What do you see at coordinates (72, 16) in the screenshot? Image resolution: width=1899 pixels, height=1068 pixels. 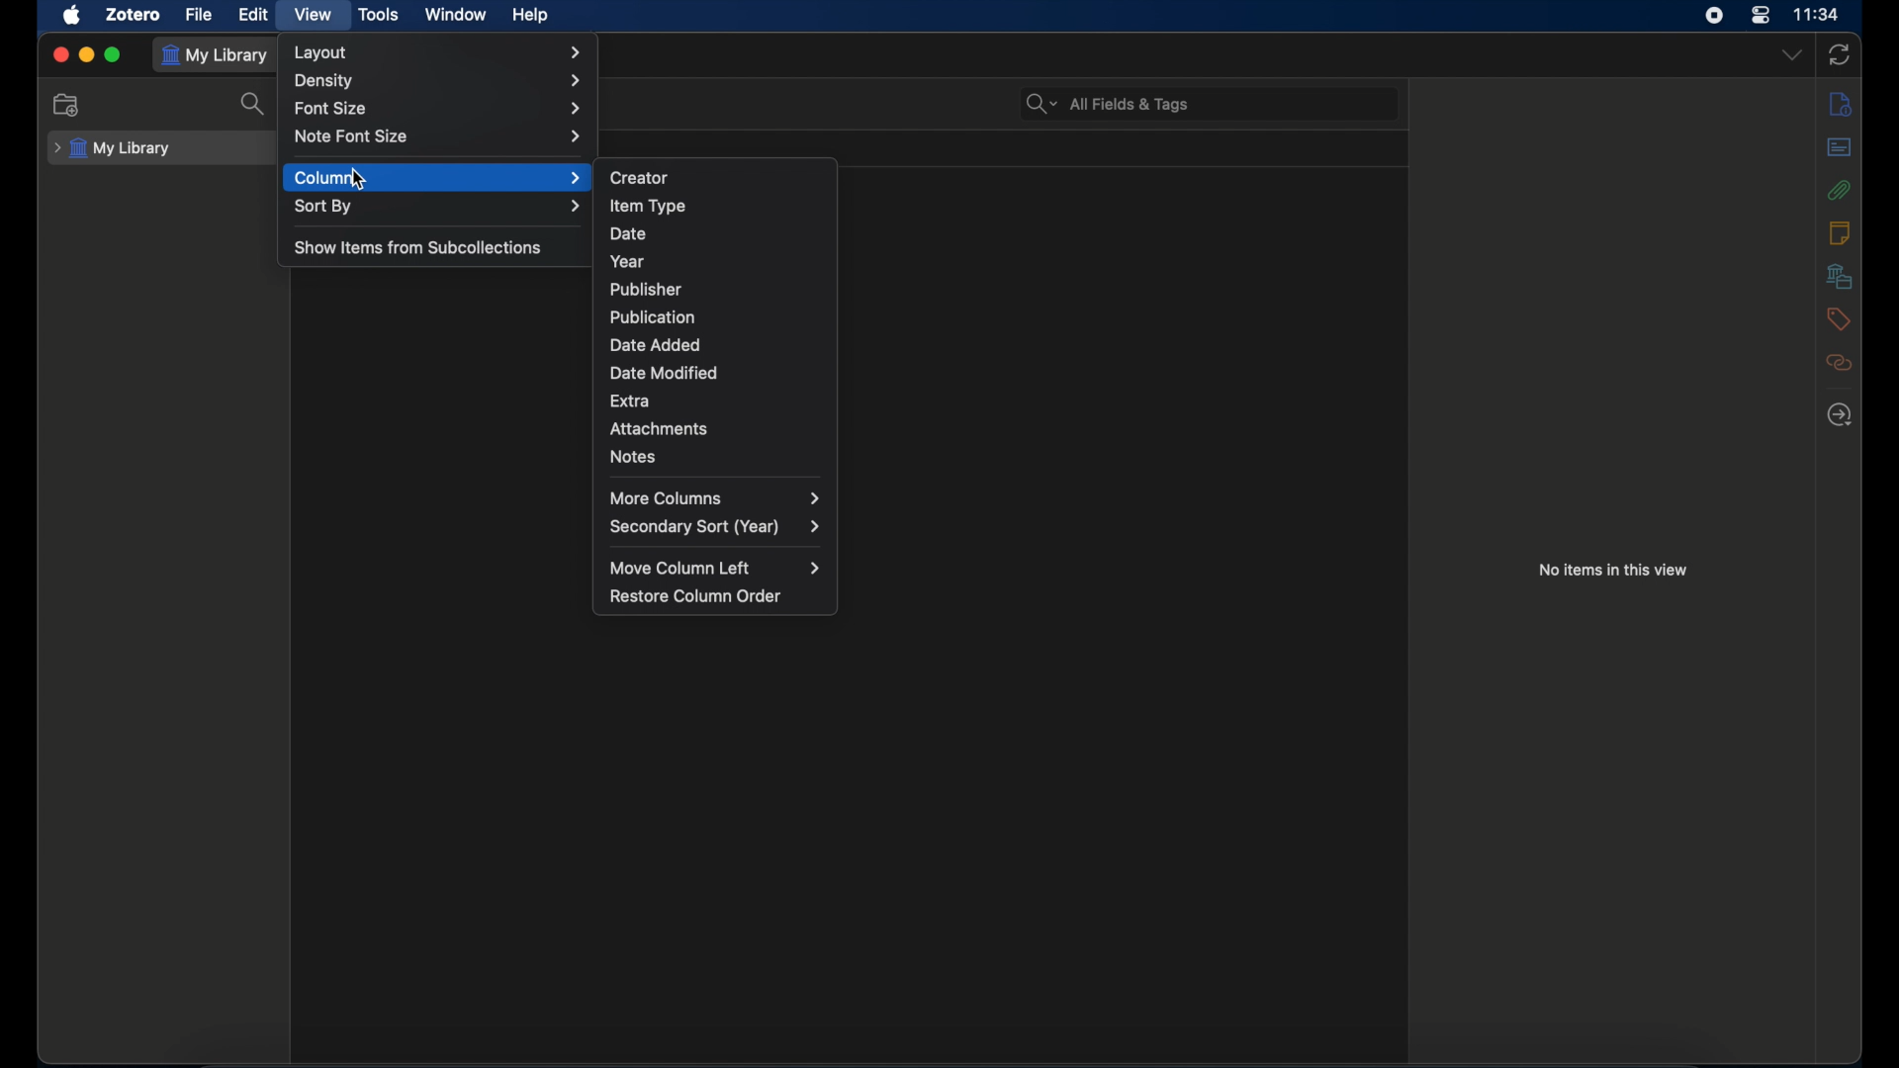 I see `apple` at bounding box center [72, 16].